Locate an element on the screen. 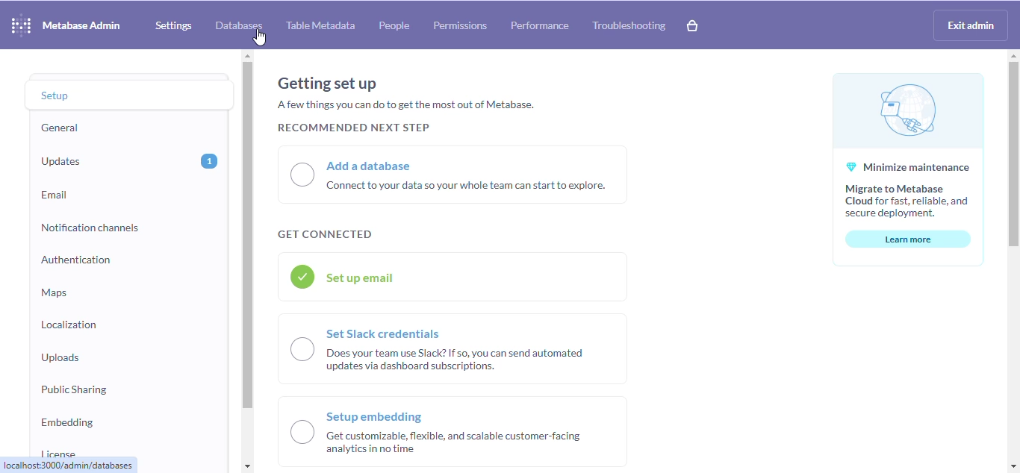 This screenshot has height=473, width=1020. recommended next step is located at coordinates (353, 126).